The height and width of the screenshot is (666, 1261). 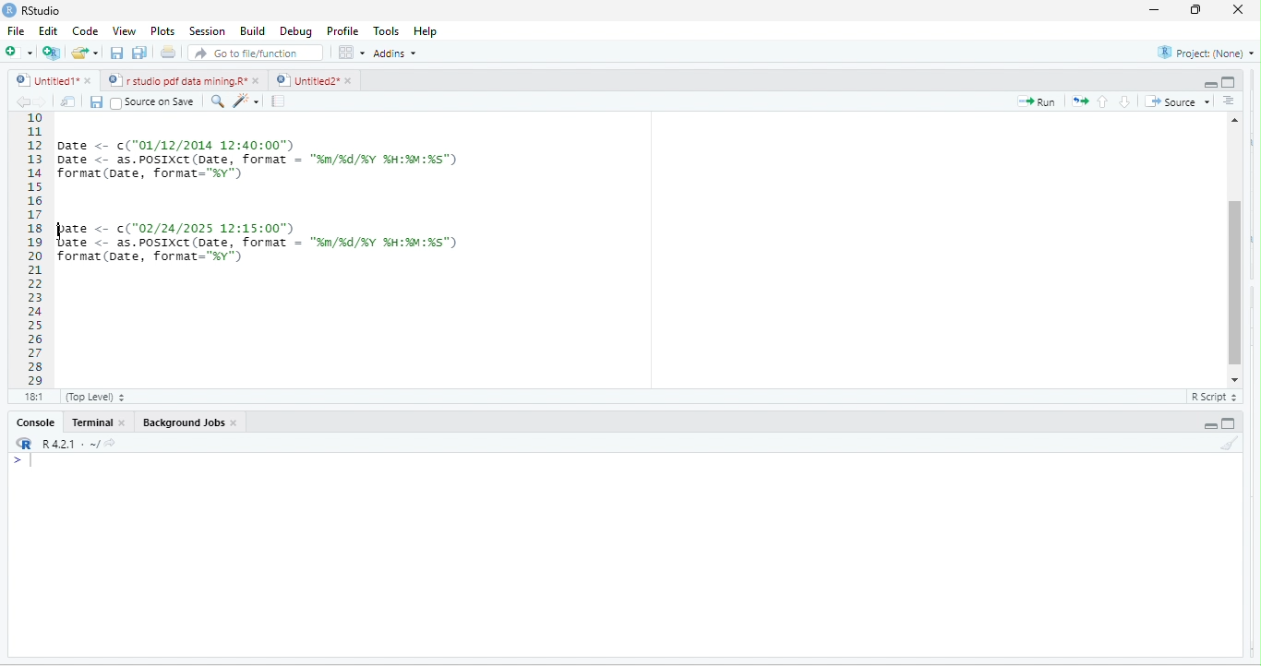 What do you see at coordinates (32, 398) in the screenshot?
I see `181` at bounding box center [32, 398].